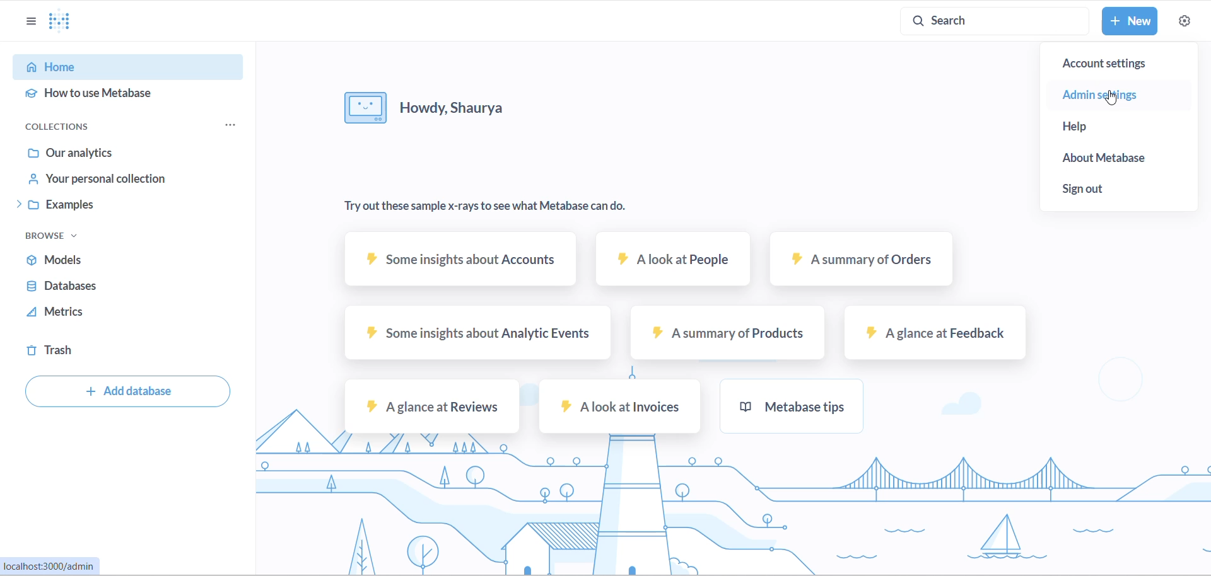 The width and height of the screenshot is (1211, 576). I want to click on METRICS, so click(90, 318).